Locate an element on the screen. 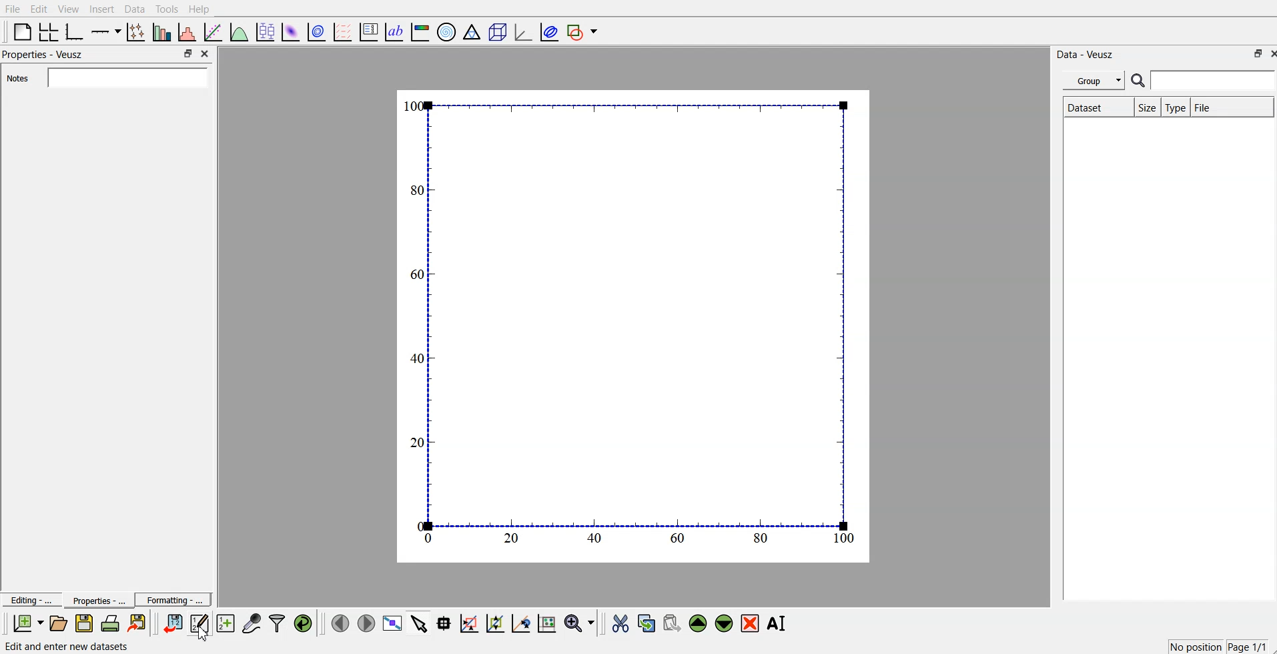 Image resolution: width=1277 pixels, height=654 pixels. Capture remote data is located at coordinates (252, 622).